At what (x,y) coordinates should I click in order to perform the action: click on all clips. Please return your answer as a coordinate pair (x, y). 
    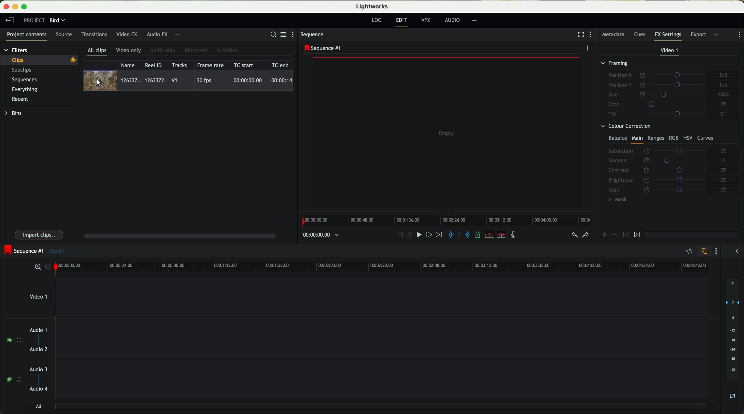
    Looking at the image, I should click on (97, 52).